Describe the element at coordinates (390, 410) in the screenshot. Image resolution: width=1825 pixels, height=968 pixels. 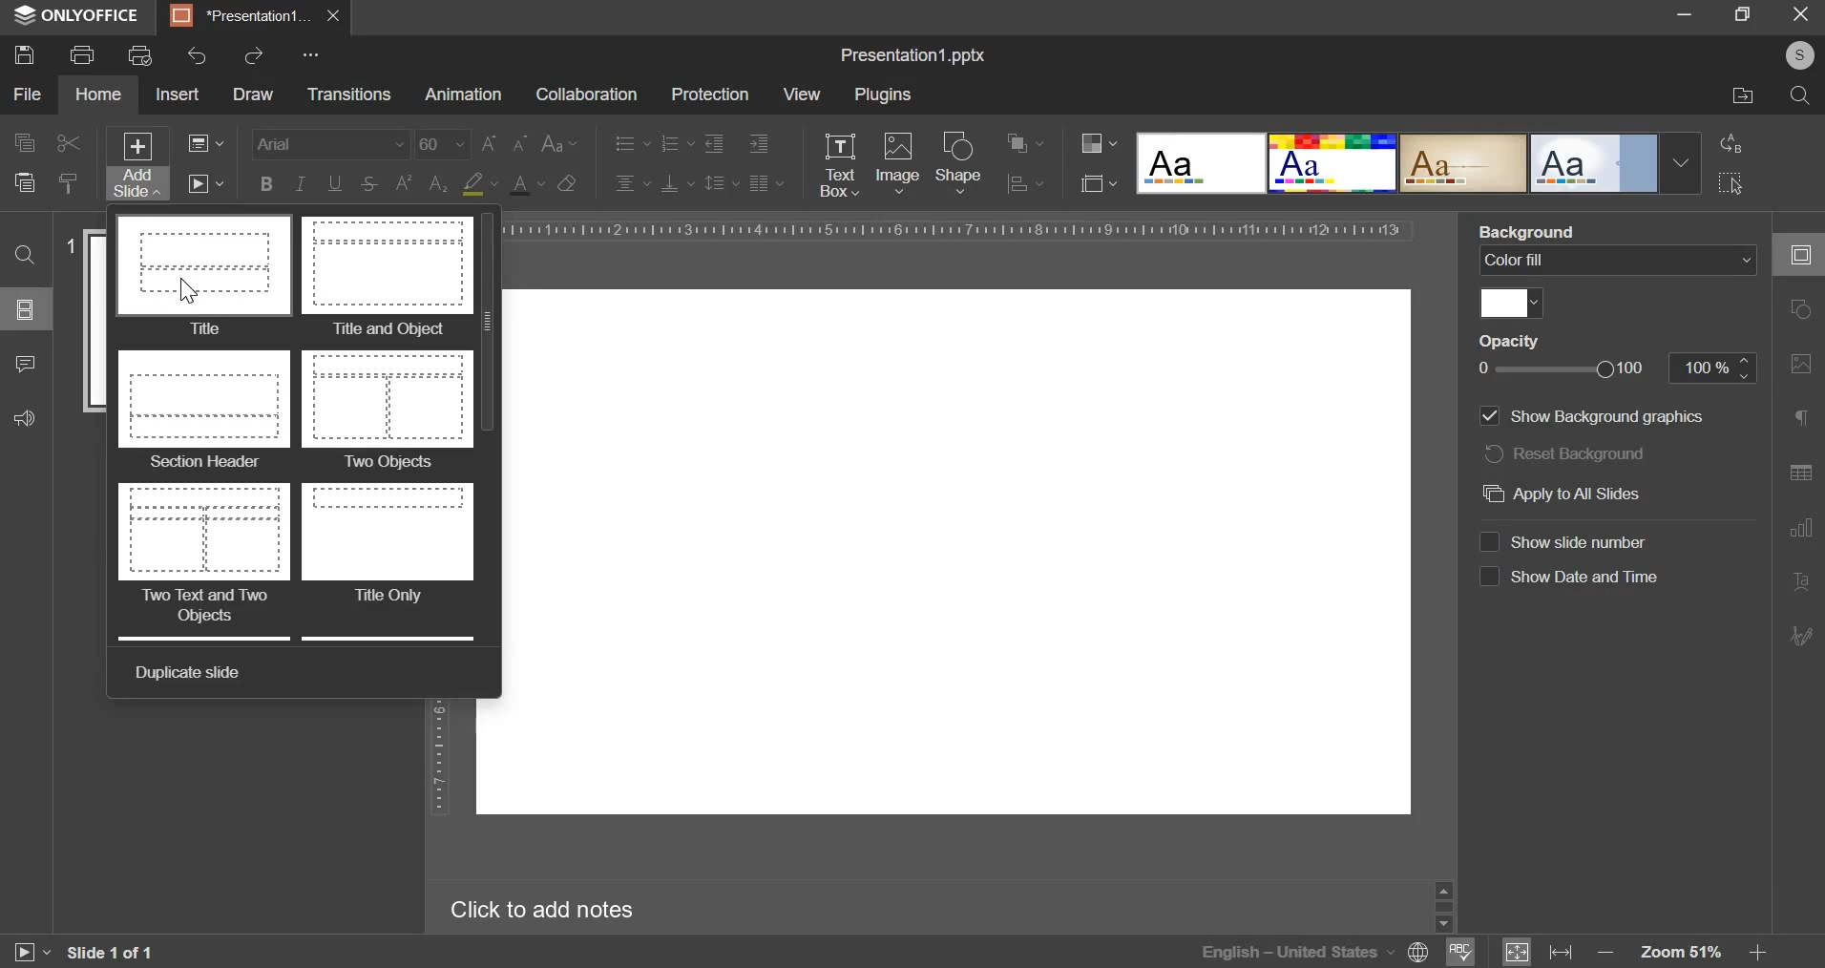
I see `two objects` at that location.